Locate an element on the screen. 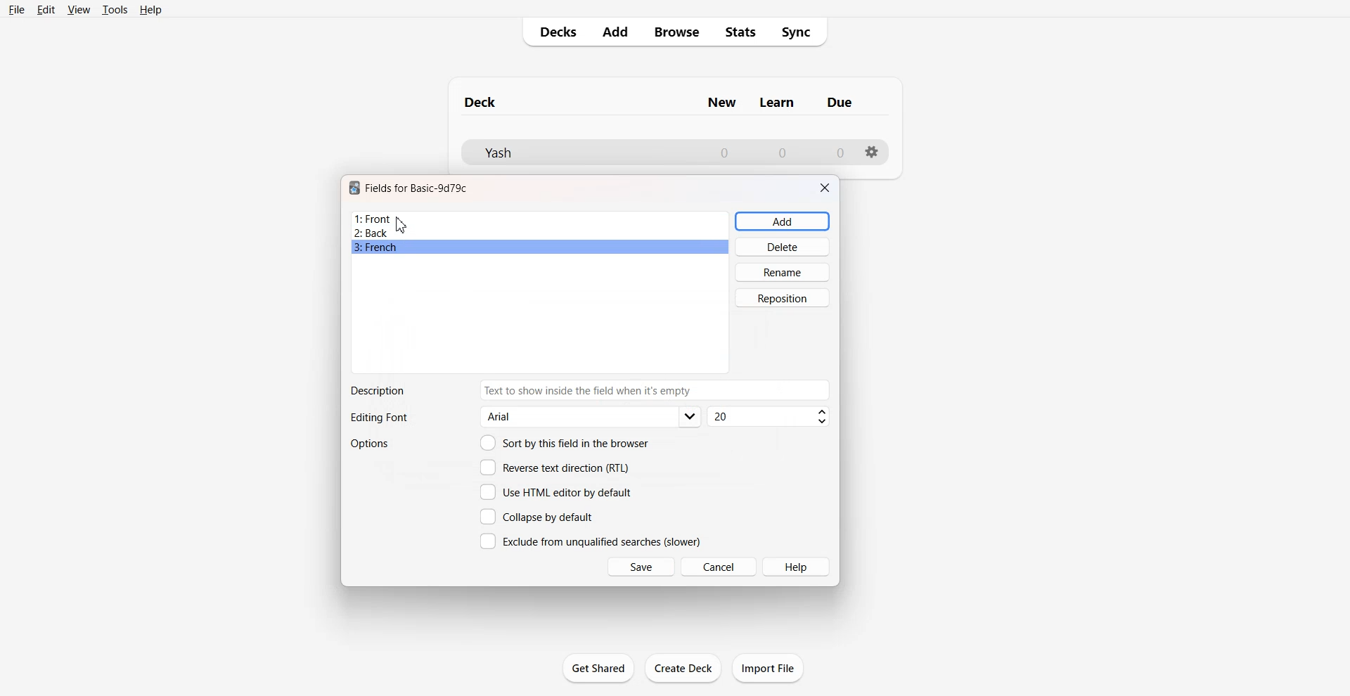  Settings is located at coordinates (873, 152).